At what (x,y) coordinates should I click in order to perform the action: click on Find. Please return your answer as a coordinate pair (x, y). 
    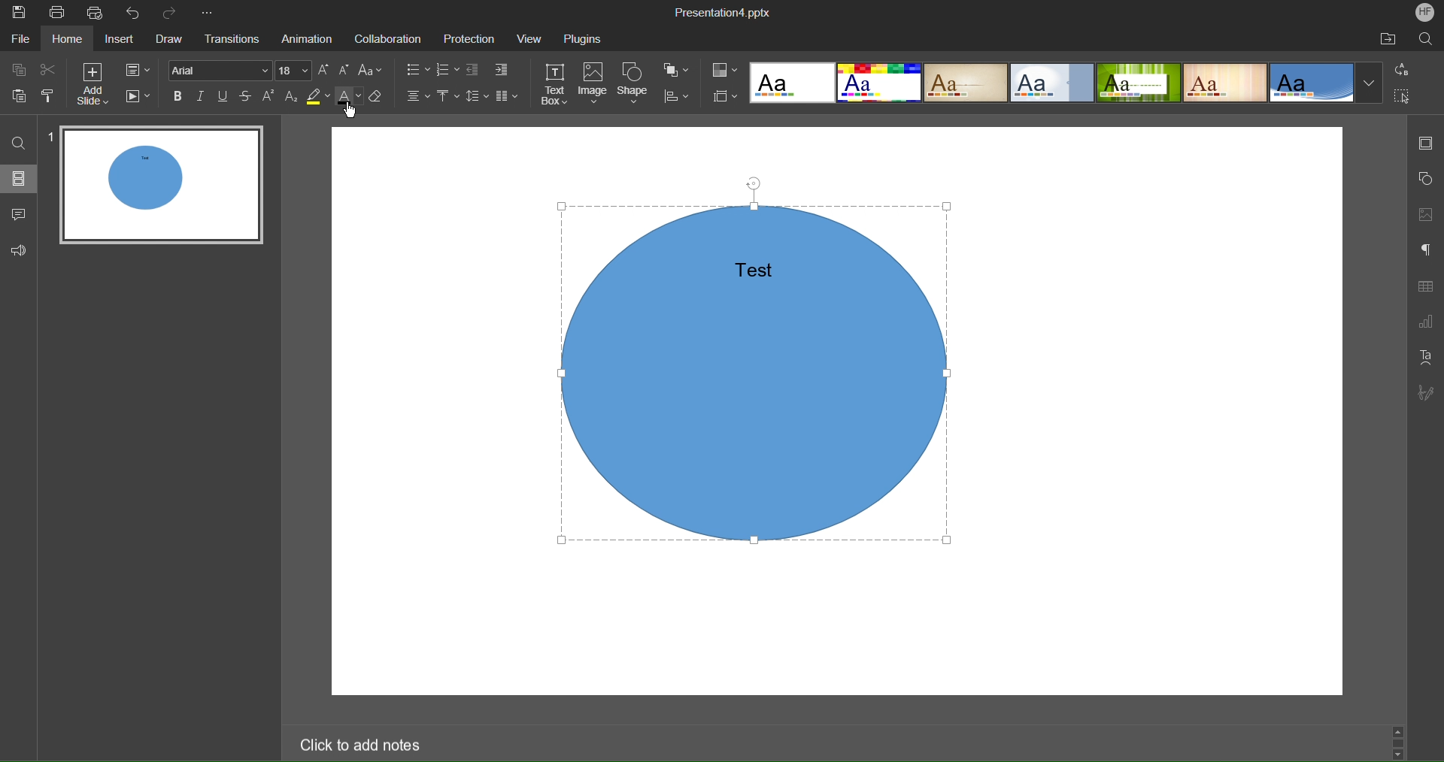
    Looking at the image, I should click on (22, 143).